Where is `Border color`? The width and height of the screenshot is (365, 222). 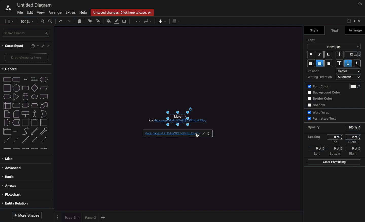 Border color is located at coordinates (321, 99).